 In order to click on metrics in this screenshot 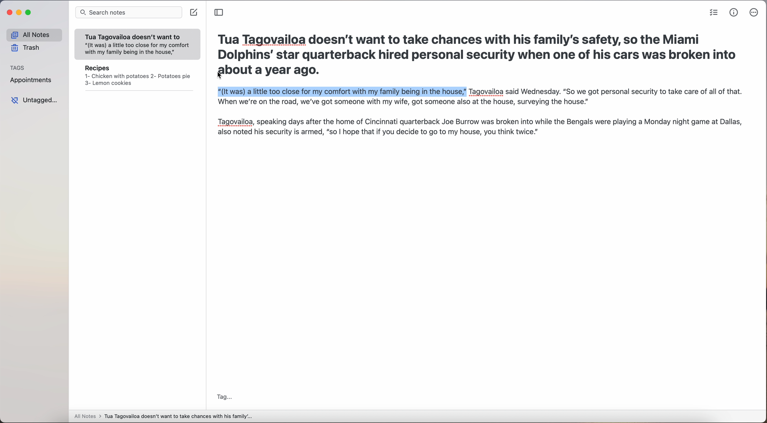, I will do `click(734, 13)`.